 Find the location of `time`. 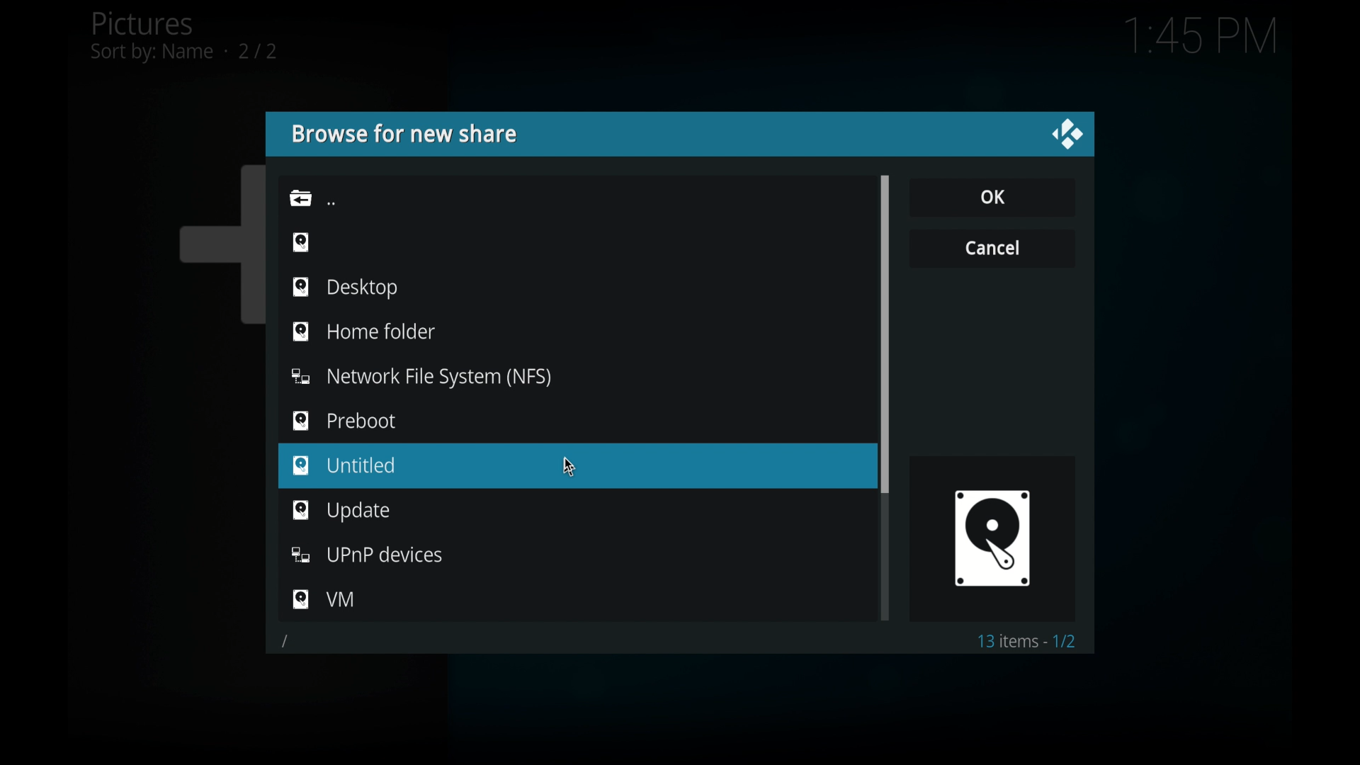

time is located at coordinates (1200, 37).